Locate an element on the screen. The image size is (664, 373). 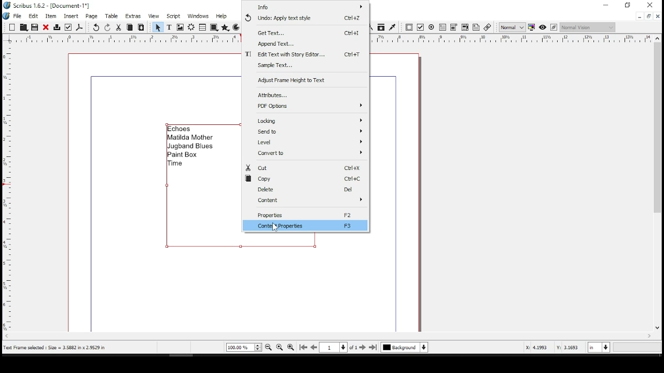
zoom in is located at coordinates (290, 348).